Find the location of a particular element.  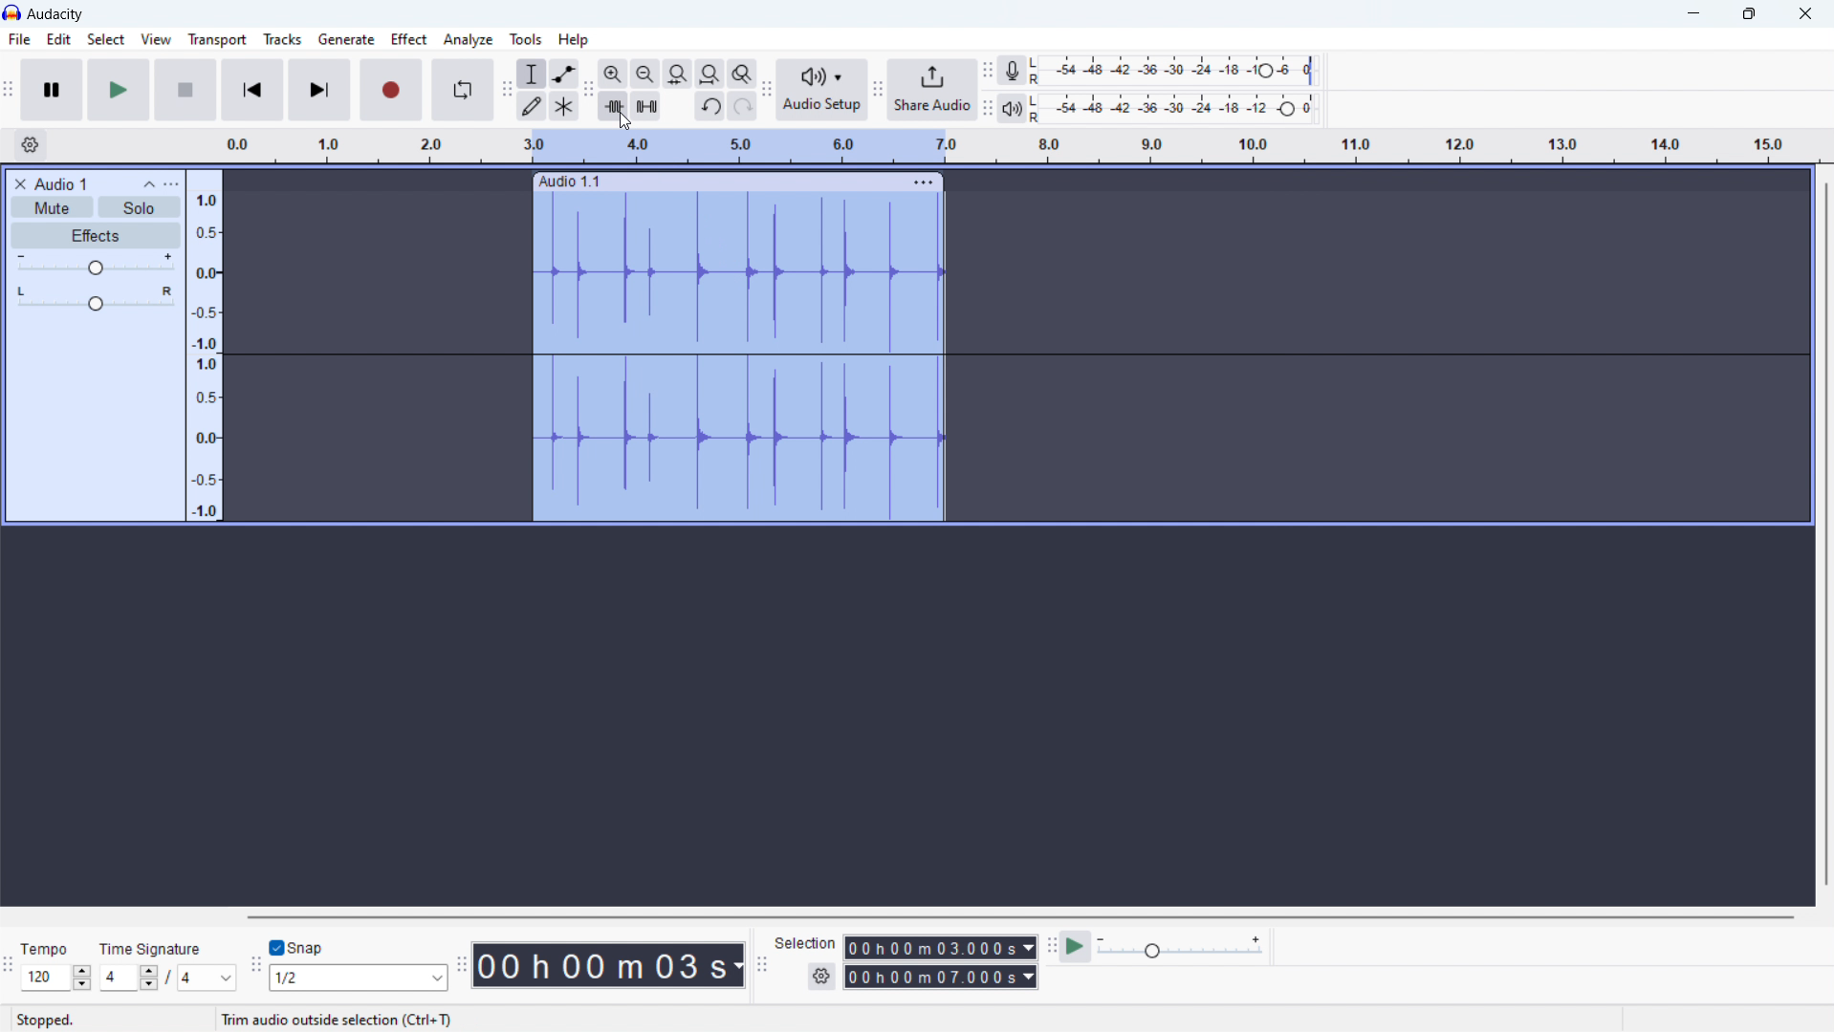

time toolbar is located at coordinates (462, 967).